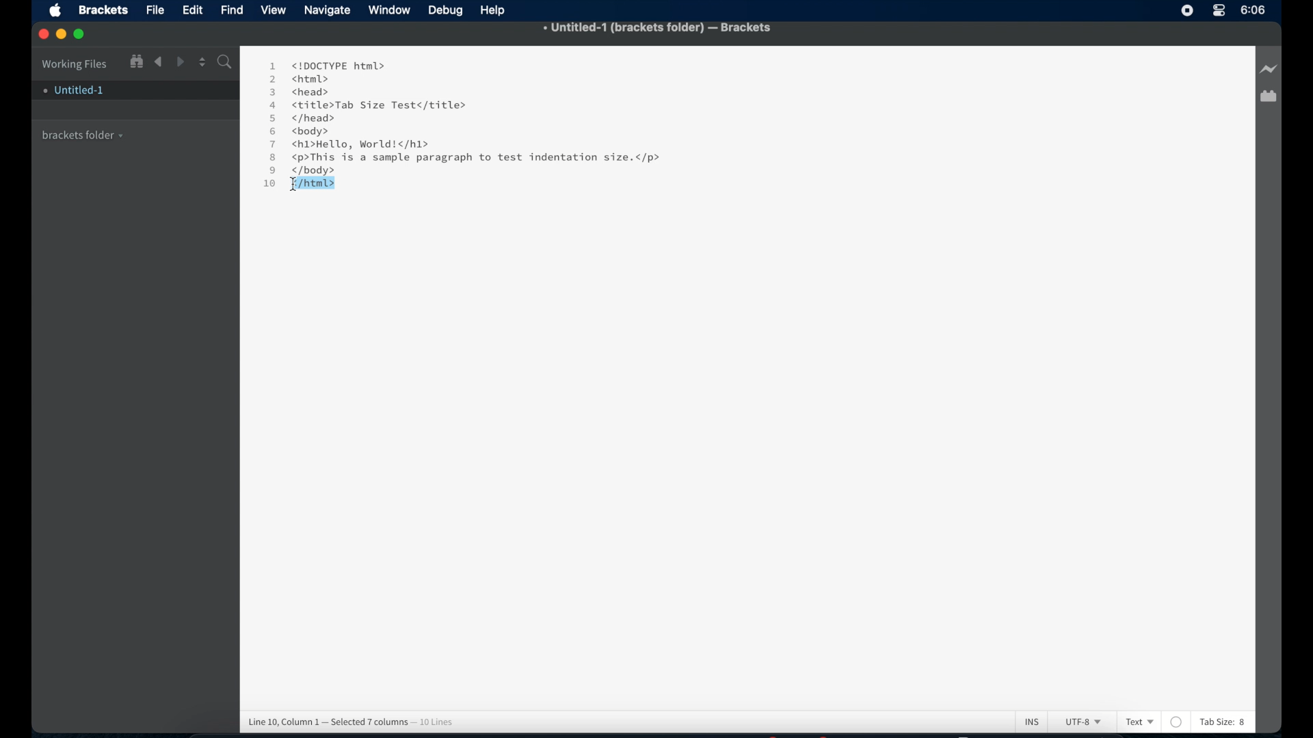  I want to click on Debug, so click(447, 11).